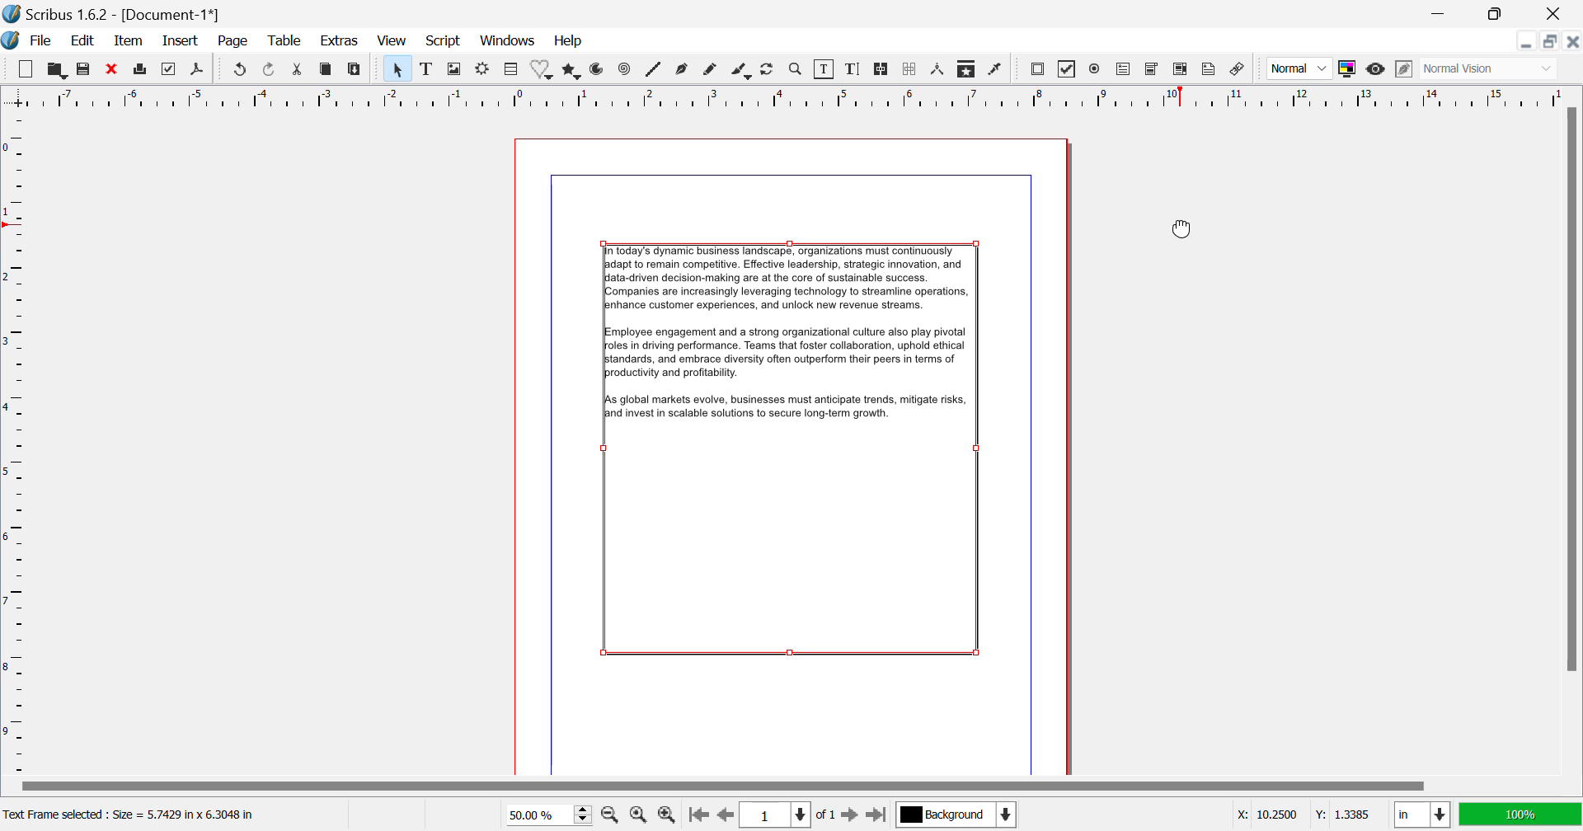 The height and width of the screenshot is (831, 1583). Describe the element at coordinates (115, 14) in the screenshot. I see `Scribus 1.62 - [Document 1*]` at that location.